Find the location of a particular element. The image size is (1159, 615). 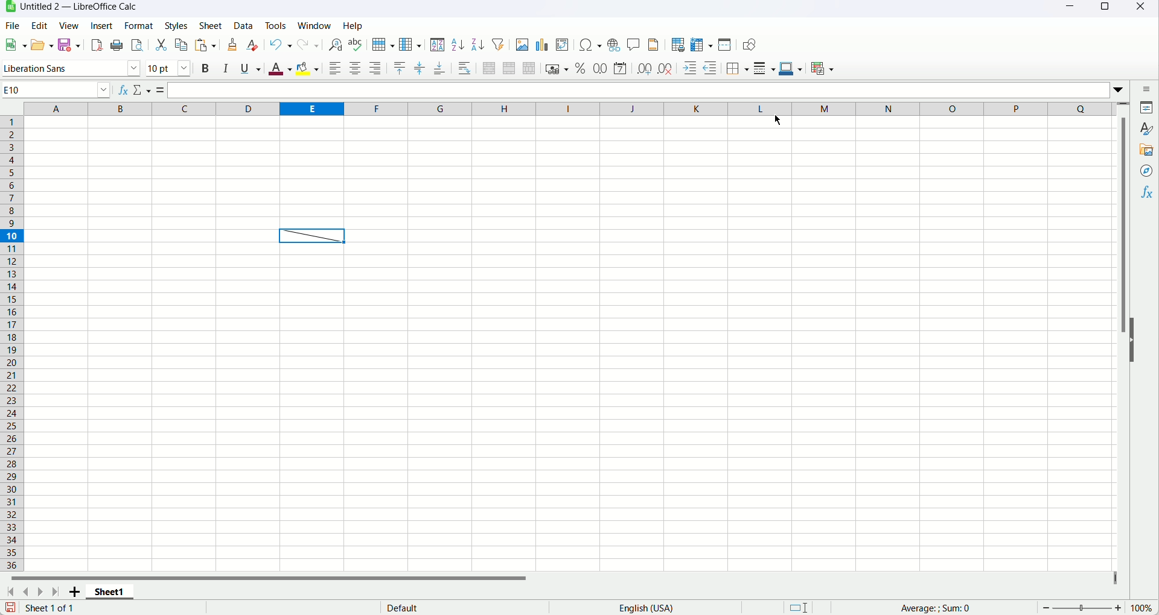

Format as number is located at coordinates (601, 66).